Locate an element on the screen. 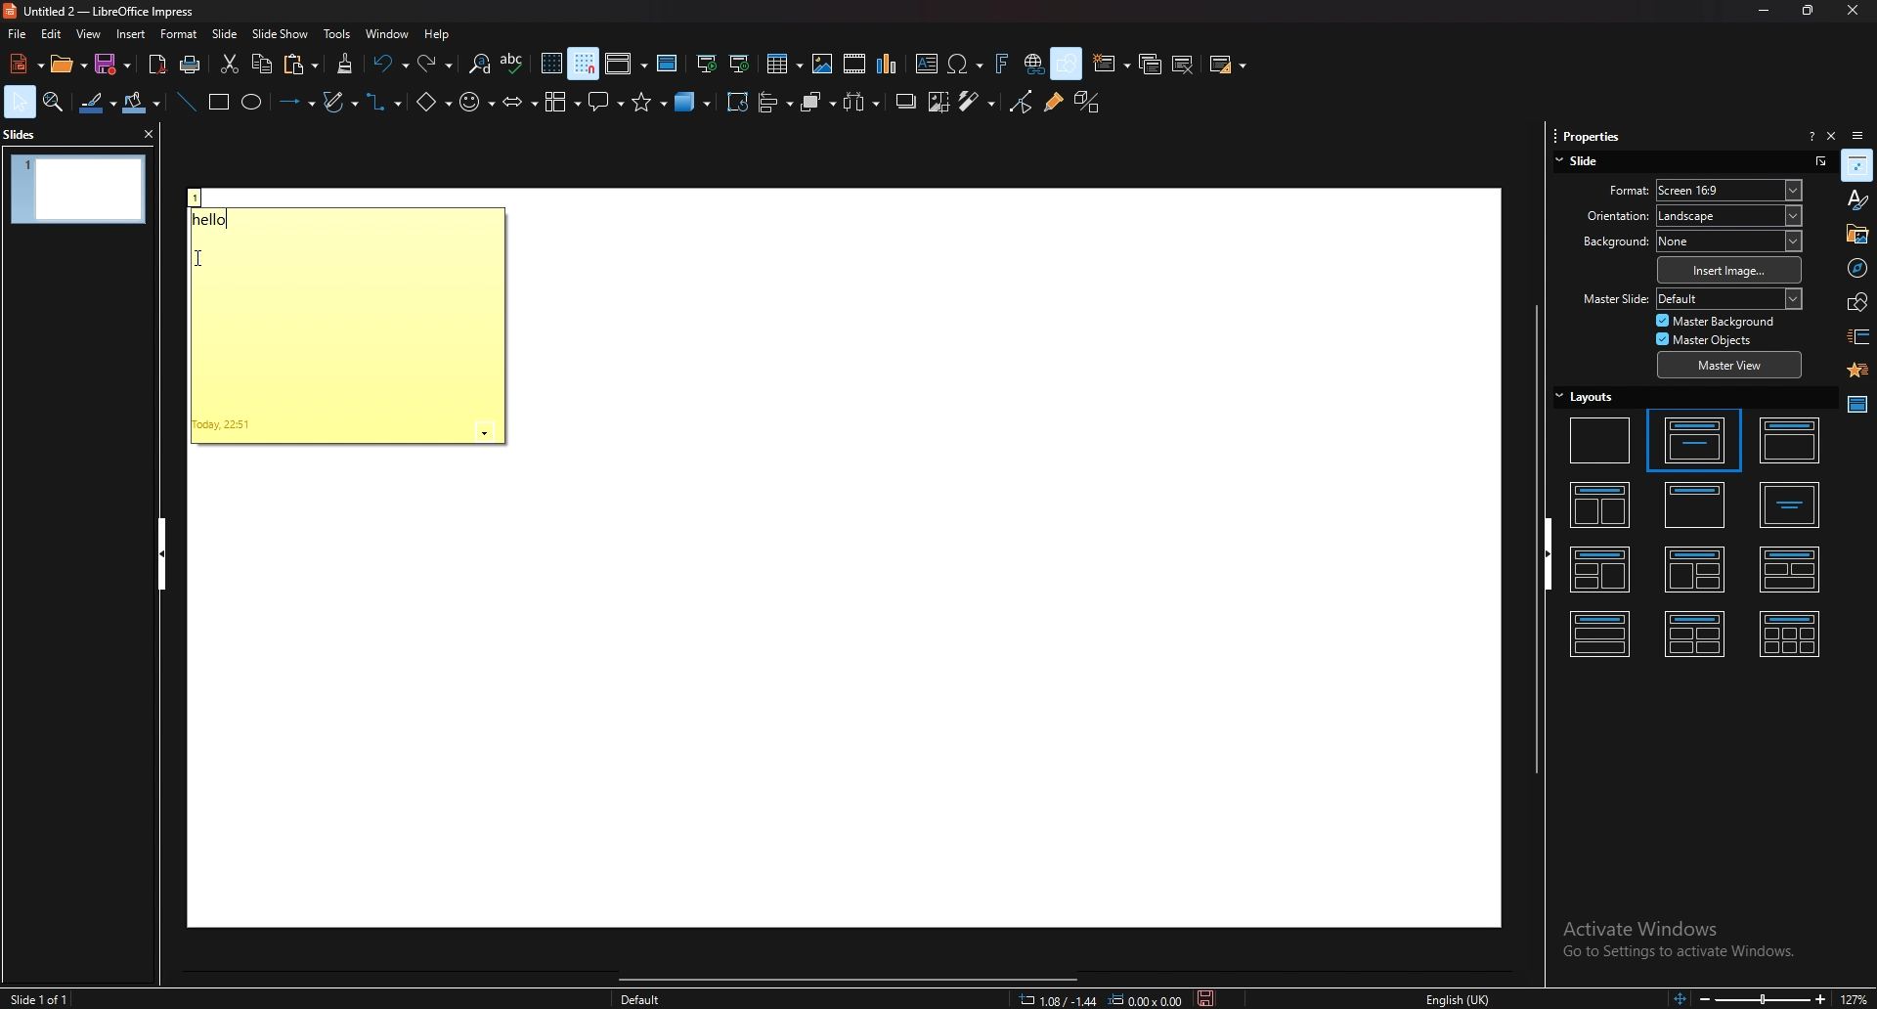 This screenshot has width=1877, height=1009. open is located at coordinates (67, 64).